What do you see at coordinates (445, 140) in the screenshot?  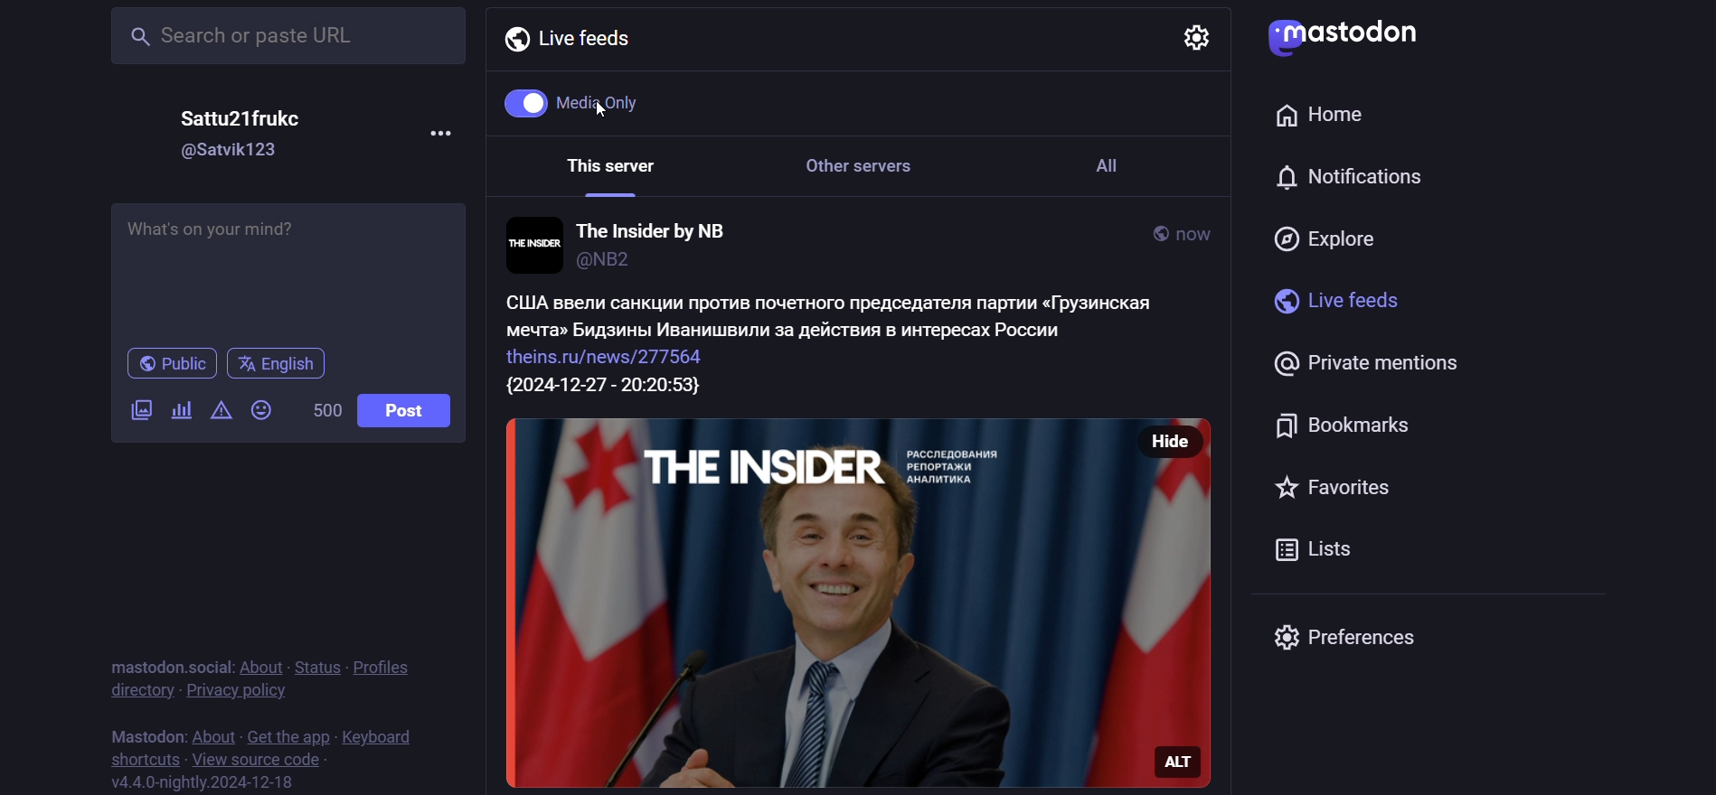 I see `more` at bounding box center [445, 140].